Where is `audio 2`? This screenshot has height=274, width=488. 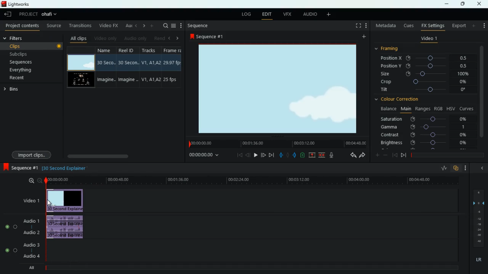
audio 2 is located at coordinates (30, 232).